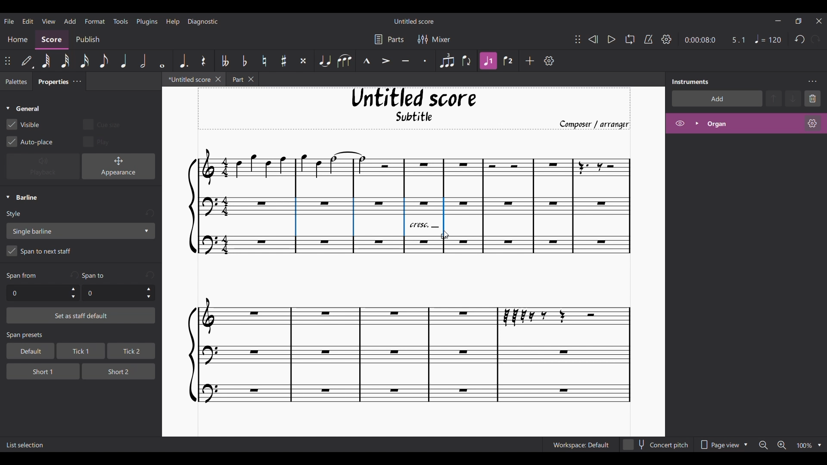  Describe the element at coordinates (324, 61) in the screenshot. I see `Tie` at that location.